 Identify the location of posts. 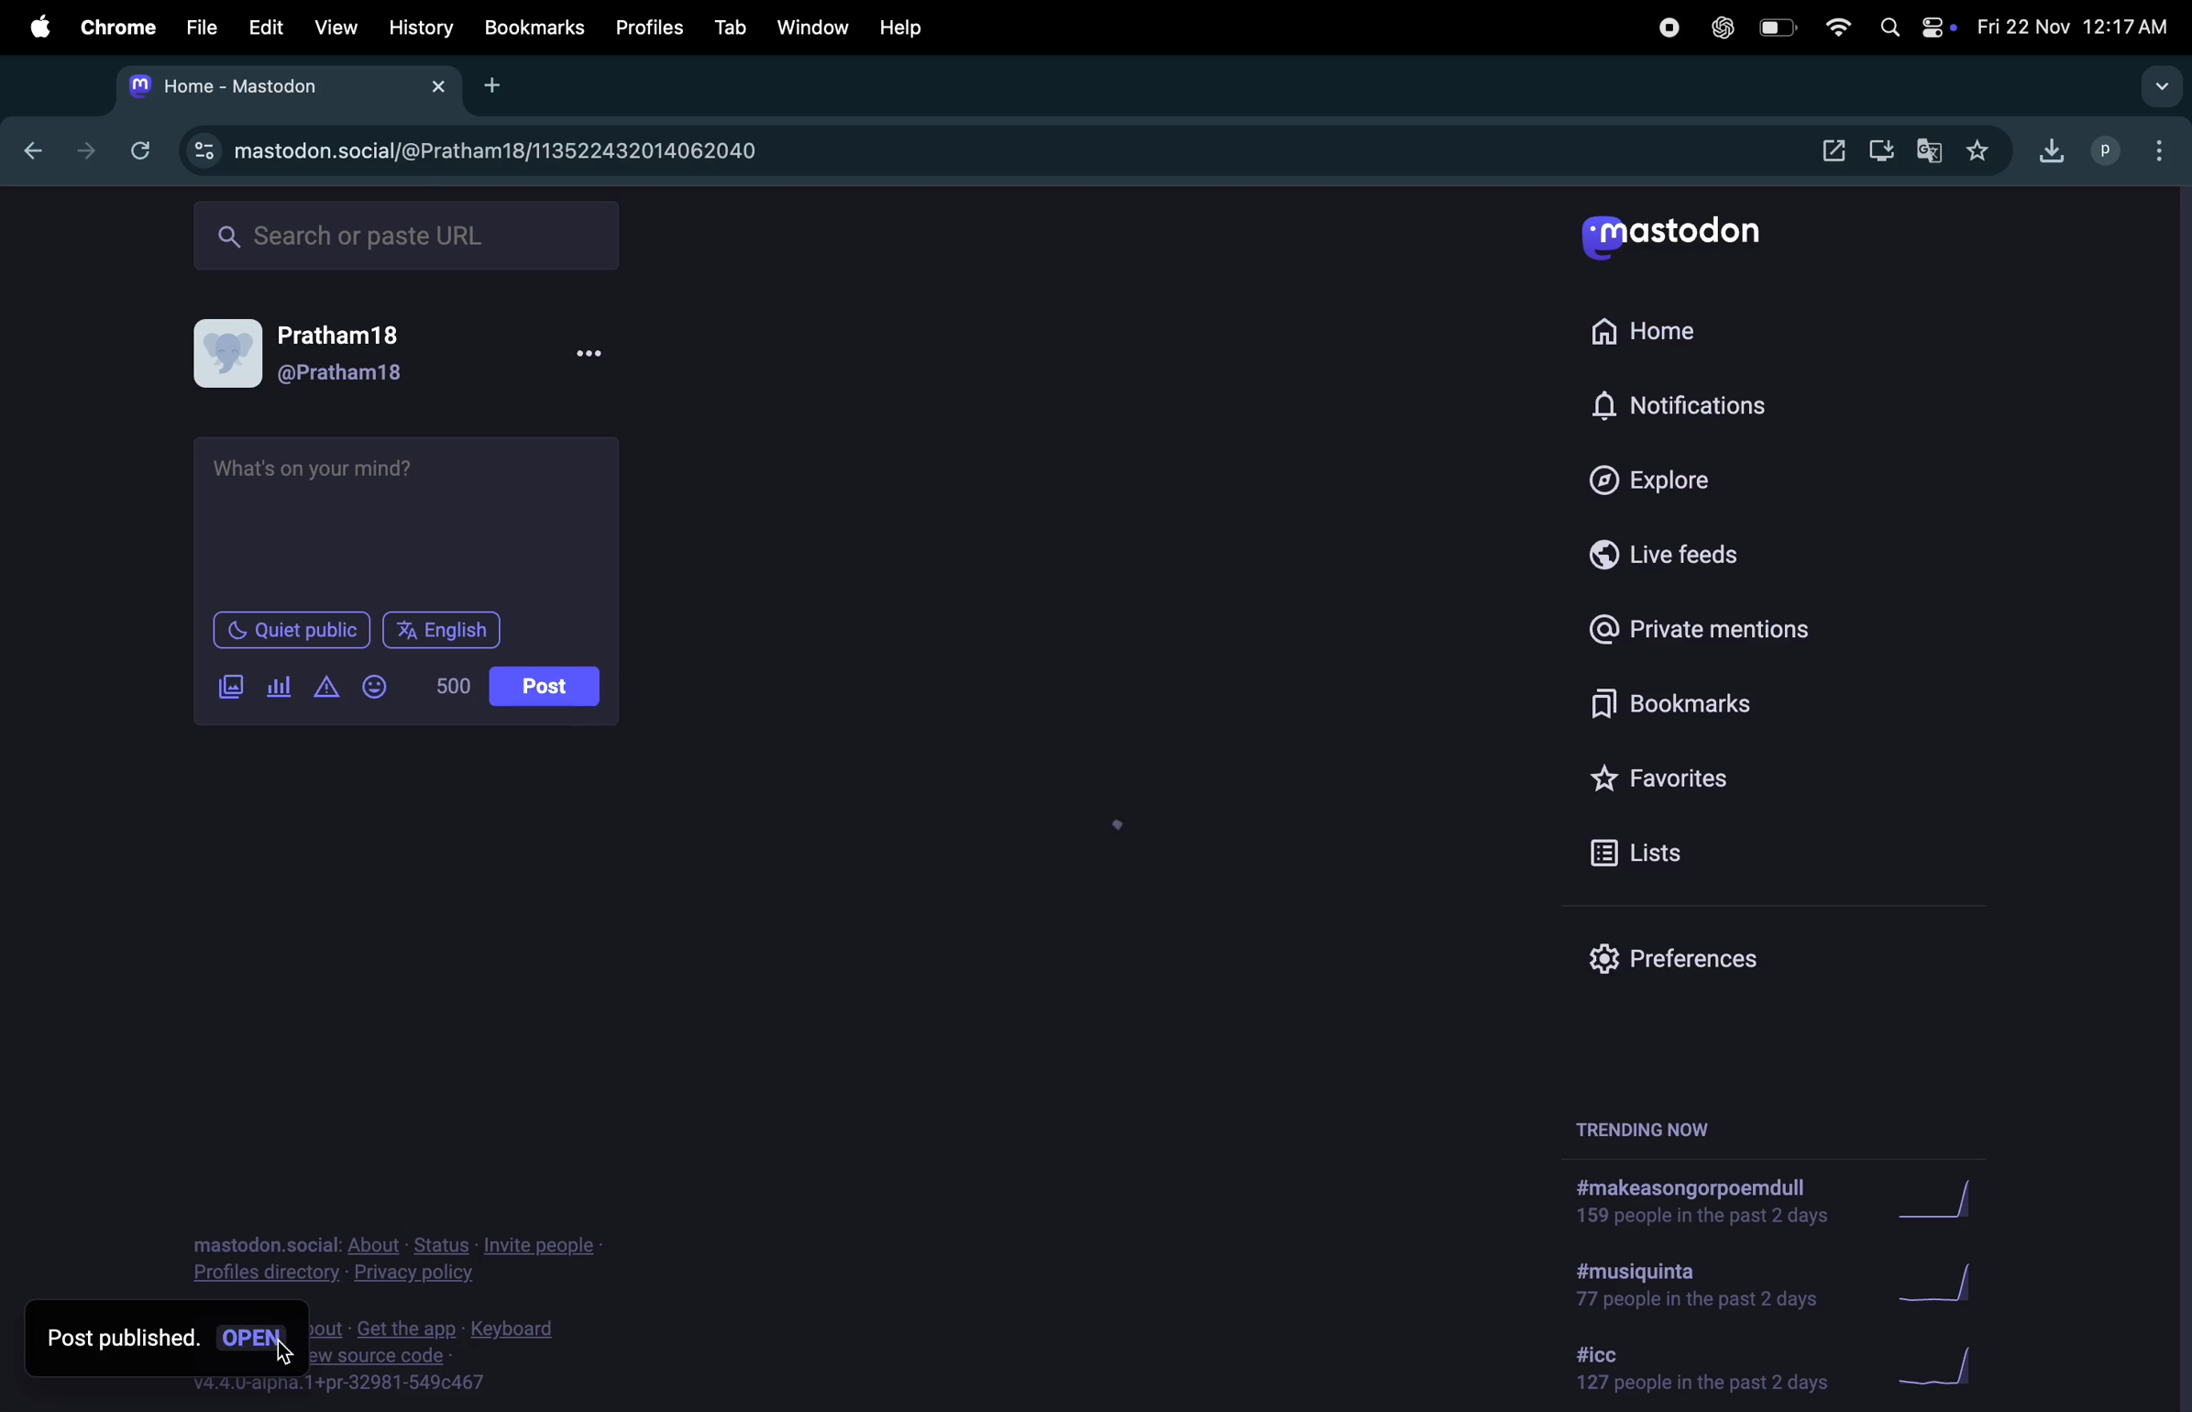
(545, 688).